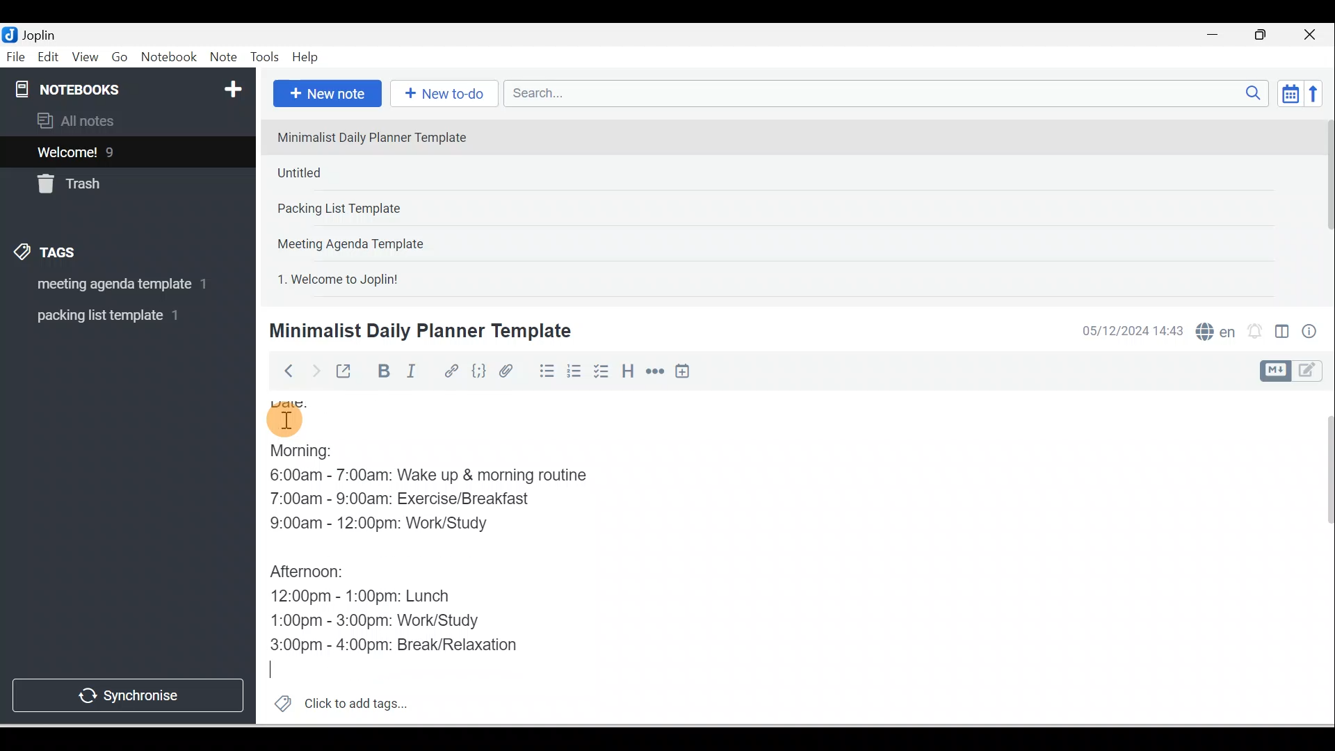  Describe the element at coordinates (314, 370) in the screenshot. I see `Forward` at that location.